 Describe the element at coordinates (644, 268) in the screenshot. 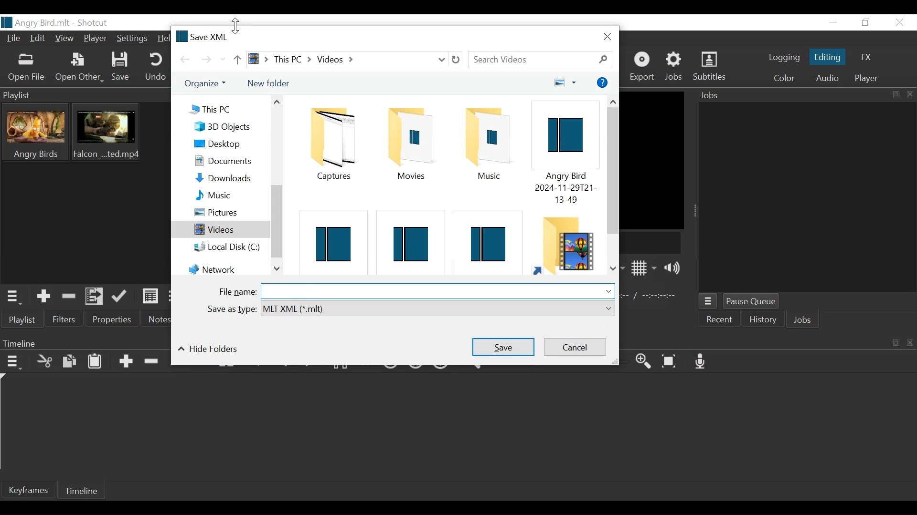

I see `Toggle display grid on player` at that location.